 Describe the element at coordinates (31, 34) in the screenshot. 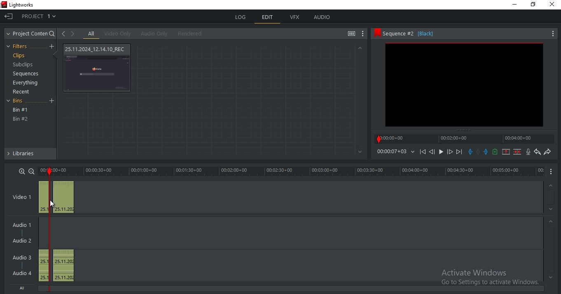

I see `project content` at that location.